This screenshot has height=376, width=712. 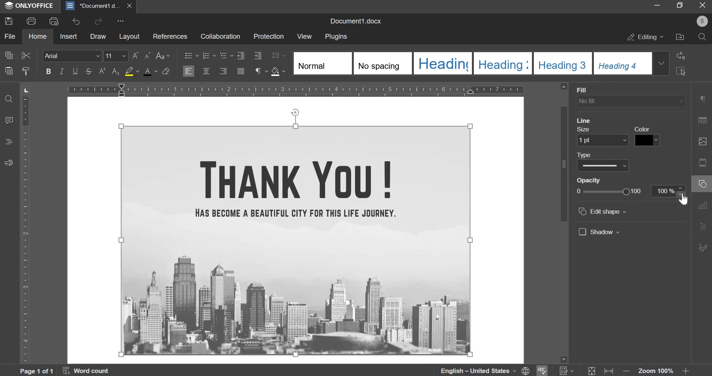 I want to click on Heading 3, so click(x=561, y=64).